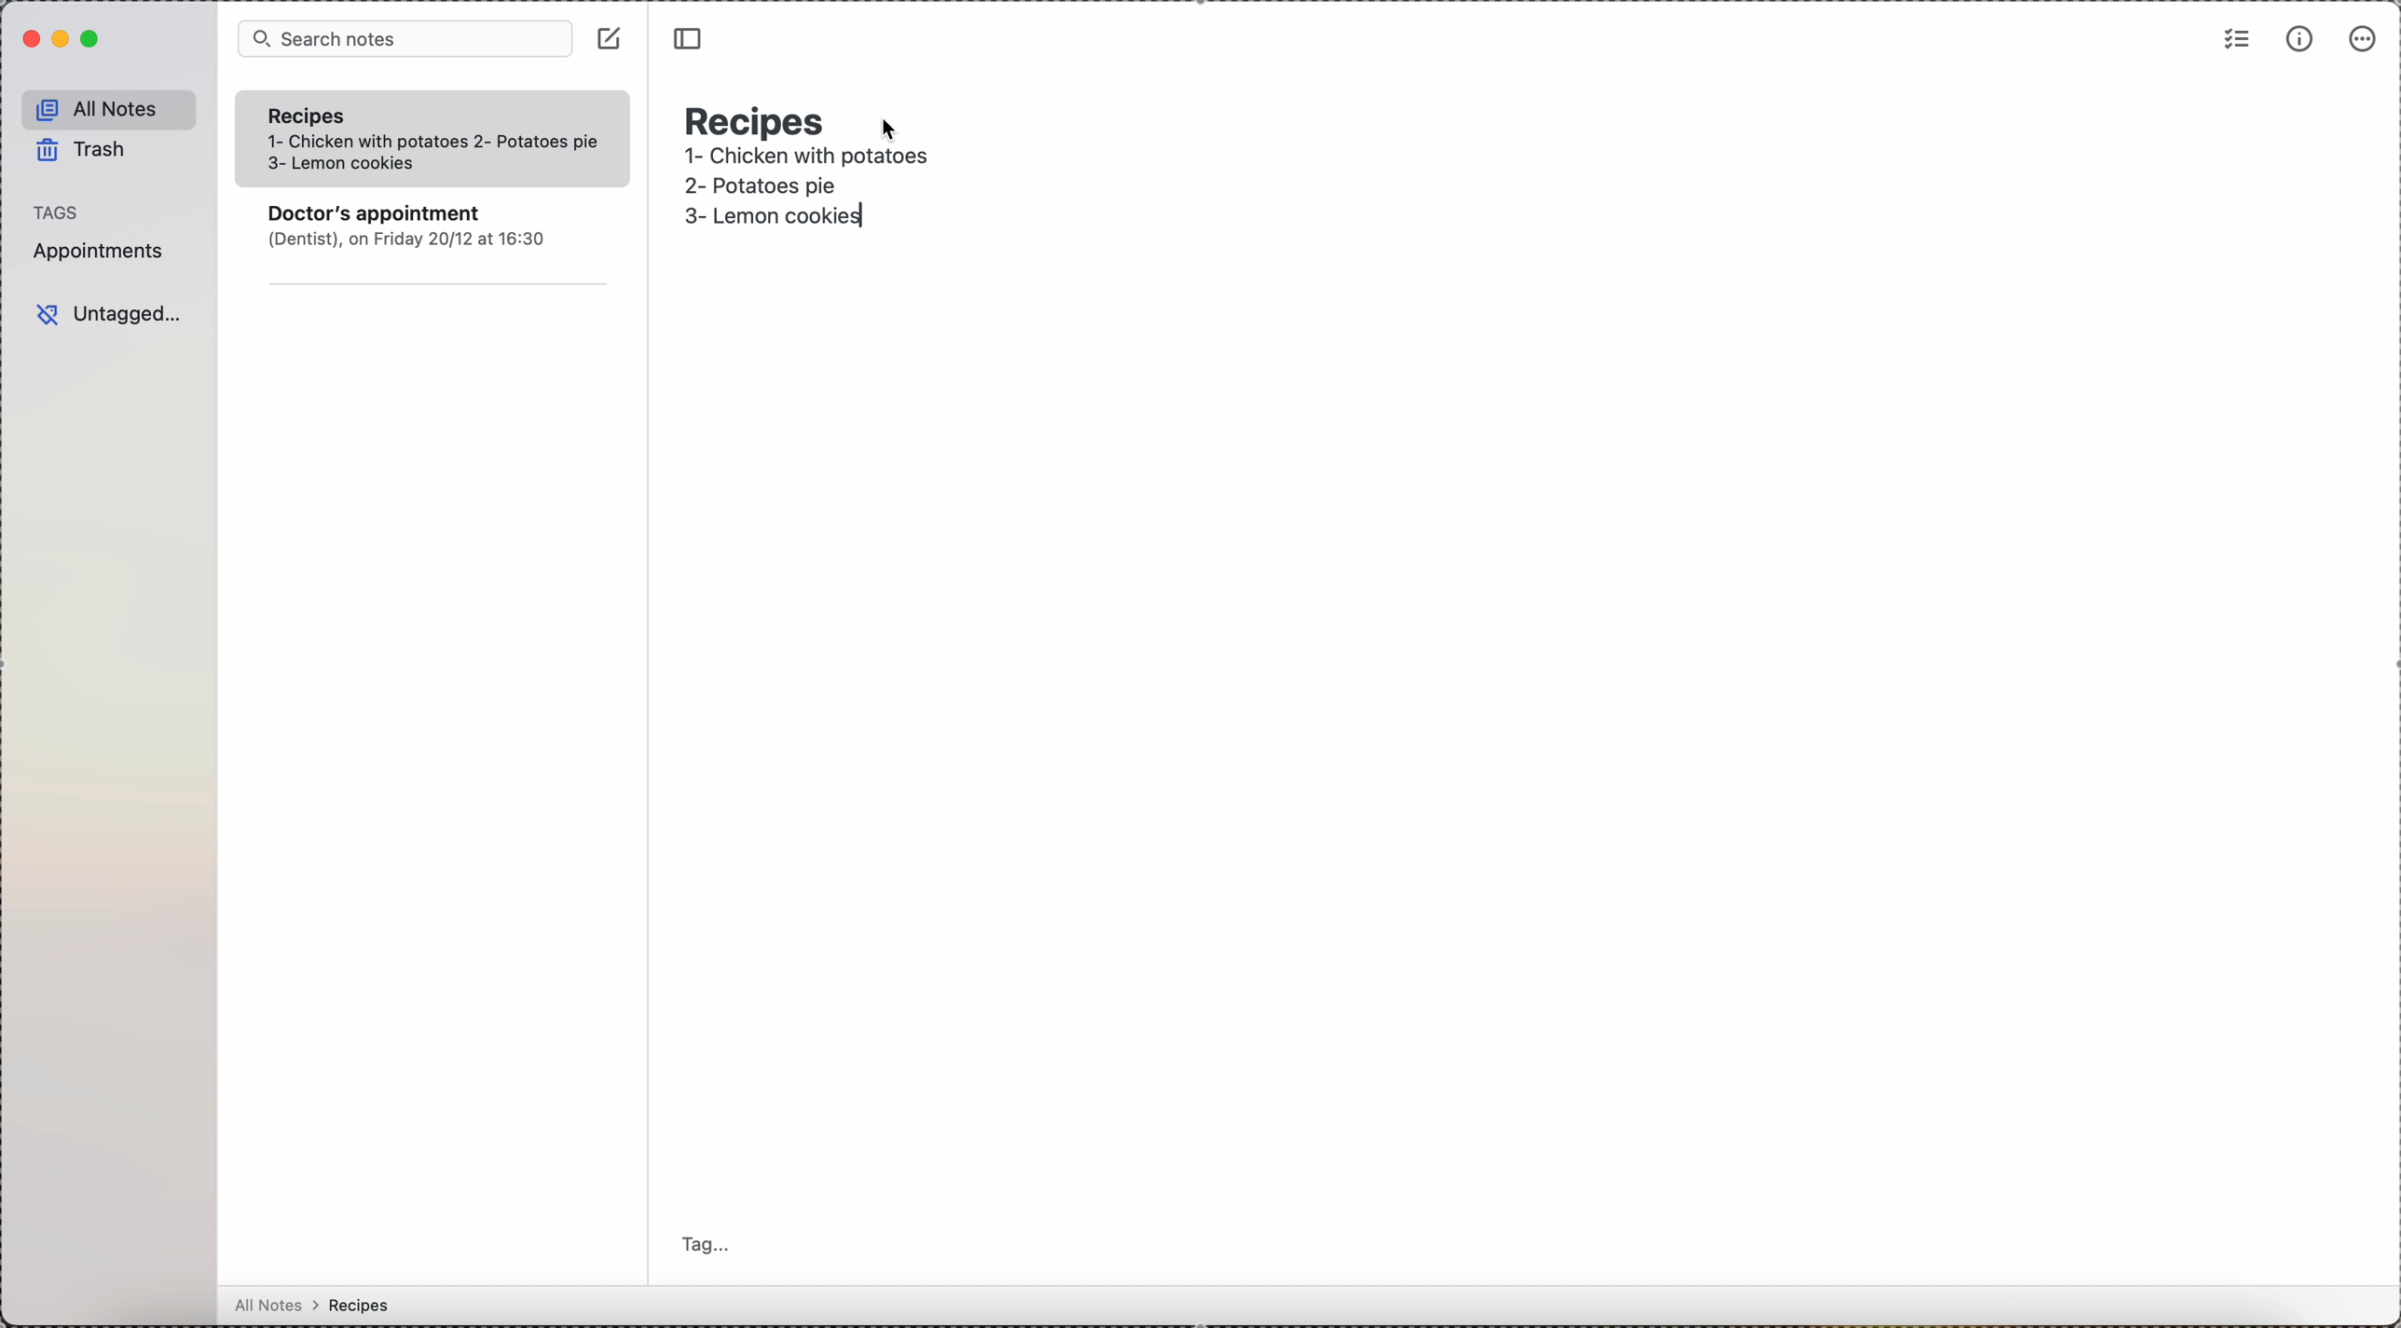 The height and width of the screenshot is (1328, 2401). I want to click on note, so click(441, 251).